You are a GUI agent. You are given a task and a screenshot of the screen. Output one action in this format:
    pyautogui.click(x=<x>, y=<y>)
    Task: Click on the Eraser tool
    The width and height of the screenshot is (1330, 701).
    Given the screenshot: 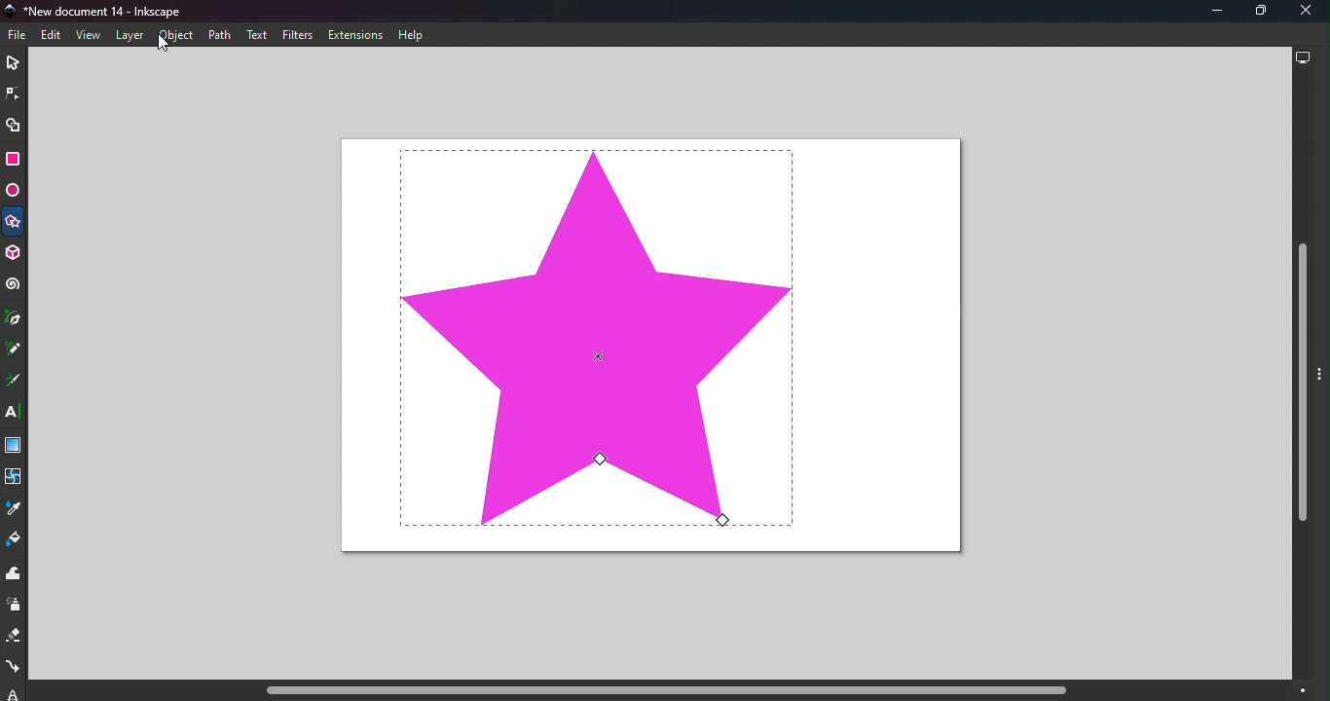 What is the action you would take?
    pyautogui.click(x=13, y=640)
    